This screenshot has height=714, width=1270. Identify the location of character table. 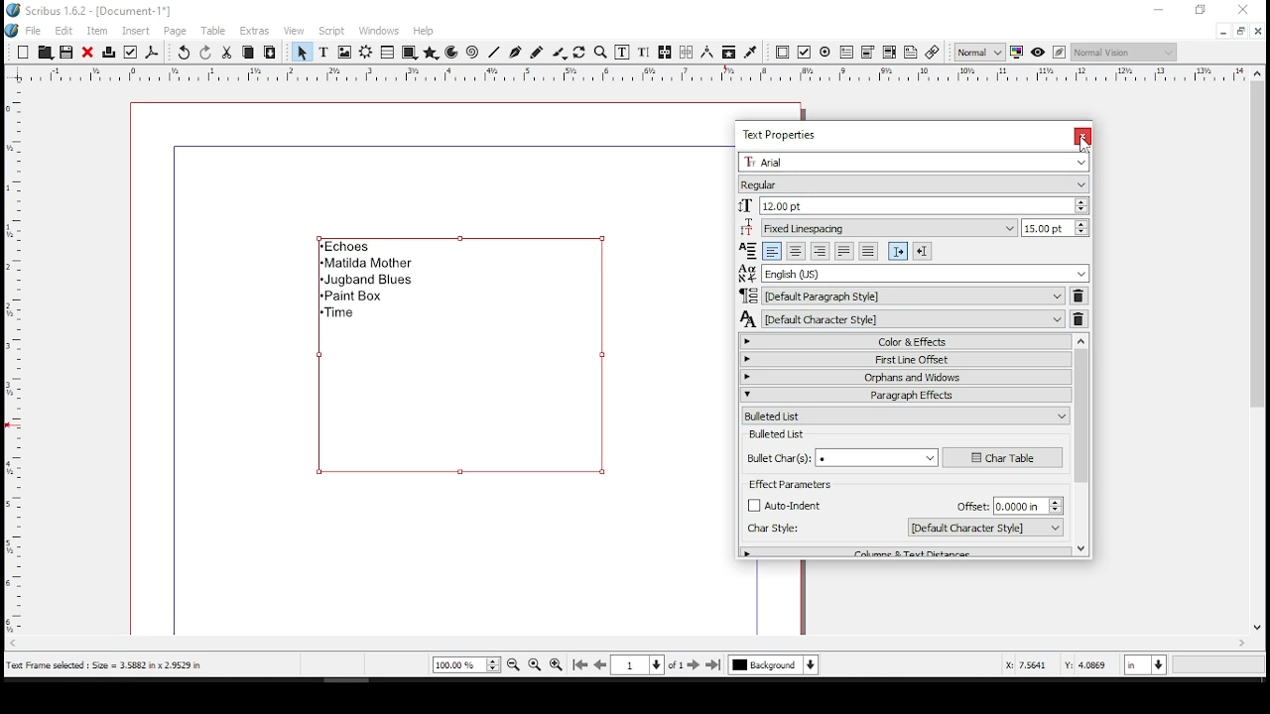
(1002, 457).